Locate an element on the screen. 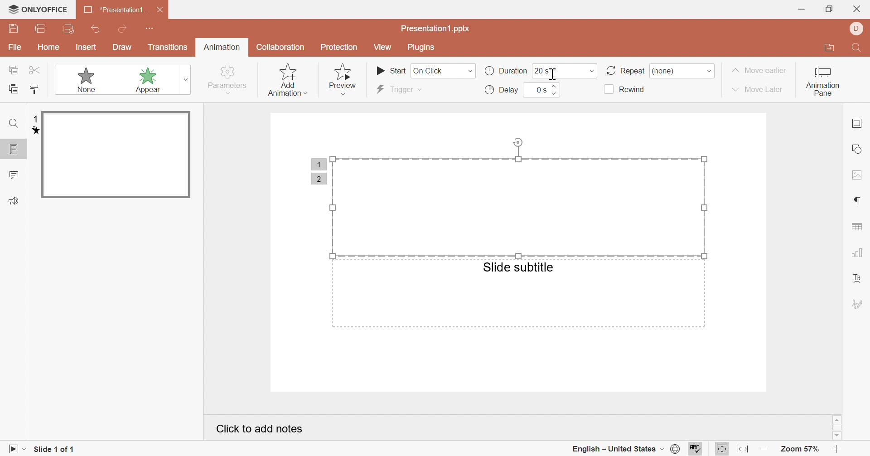 This screenshot has width=870, height=456. spell checking is located at coordinates (697, 451).